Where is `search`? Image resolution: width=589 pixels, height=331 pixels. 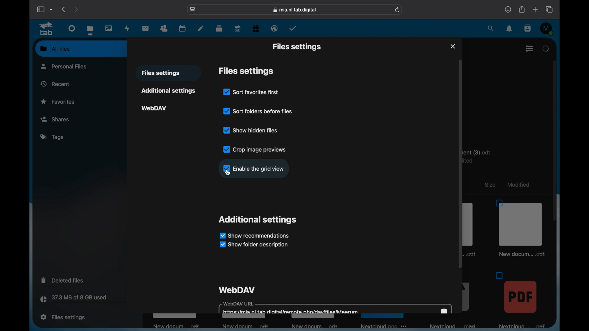
search is located at coordinates (490, 28).